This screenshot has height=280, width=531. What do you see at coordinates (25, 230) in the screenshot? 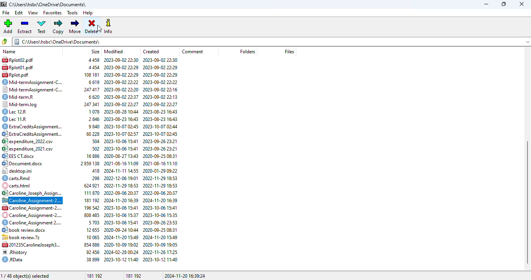
I see ` book review.docx` at bounding box center [25, 230].